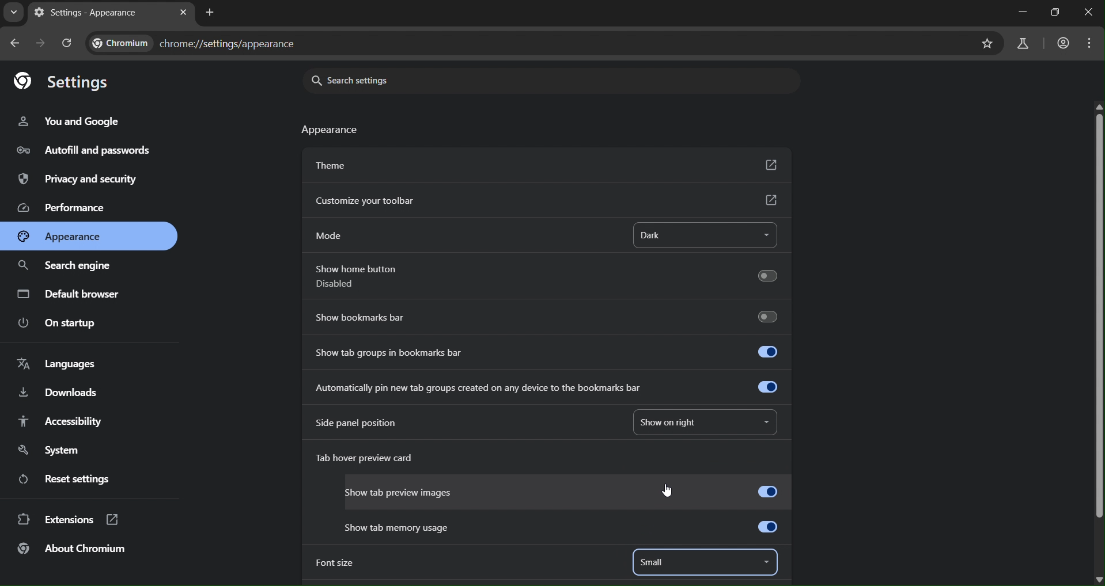  What do you see at coordinates (57, 420) in the screenshot?
I see `accessibility` at bounding box center [57, 420].